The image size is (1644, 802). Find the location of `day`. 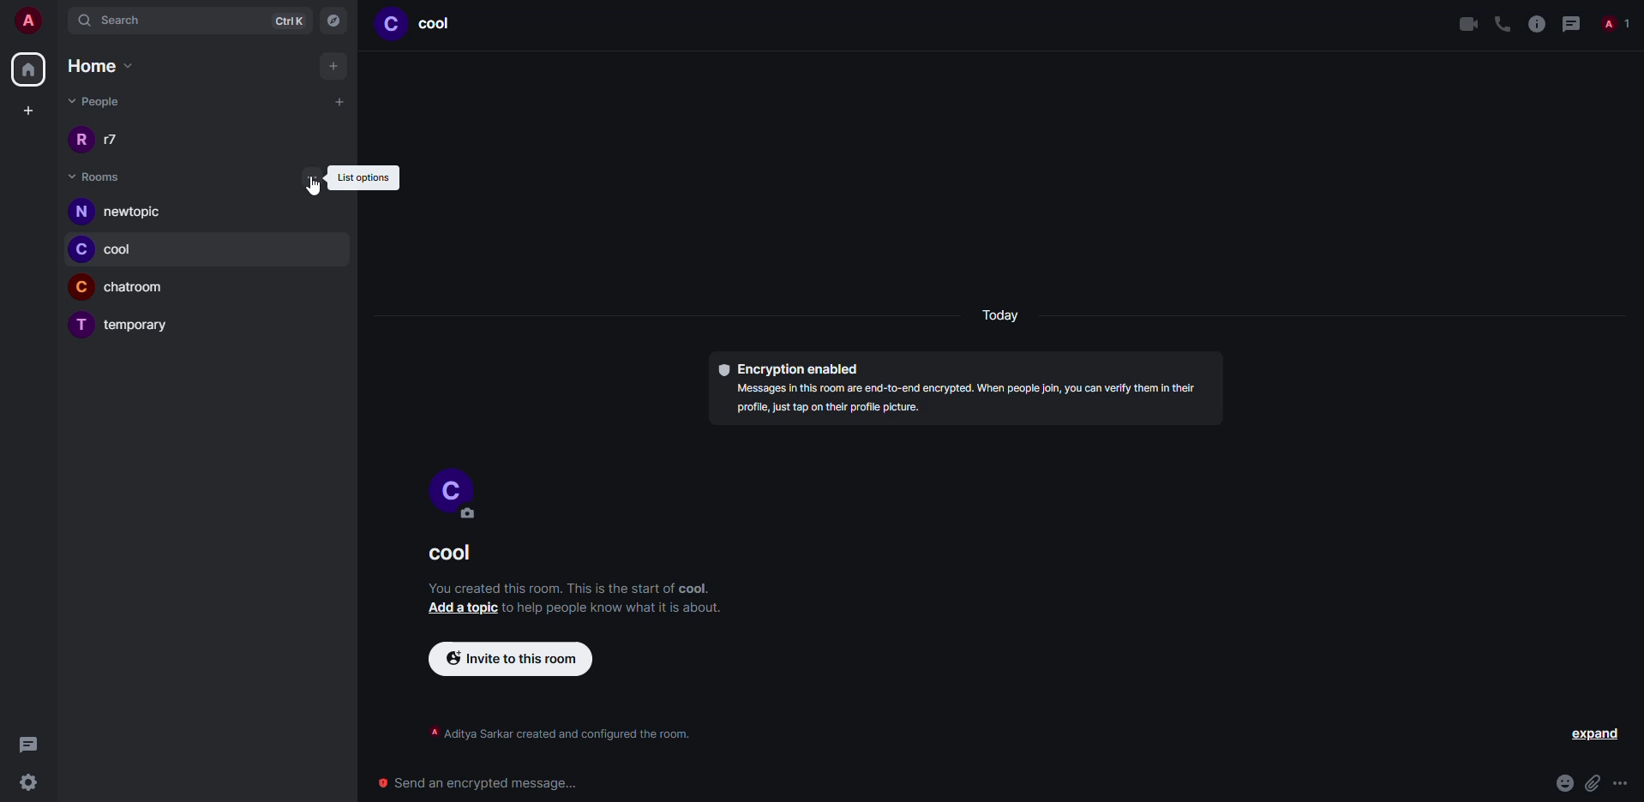

day is located at coordinates (1008, 316).